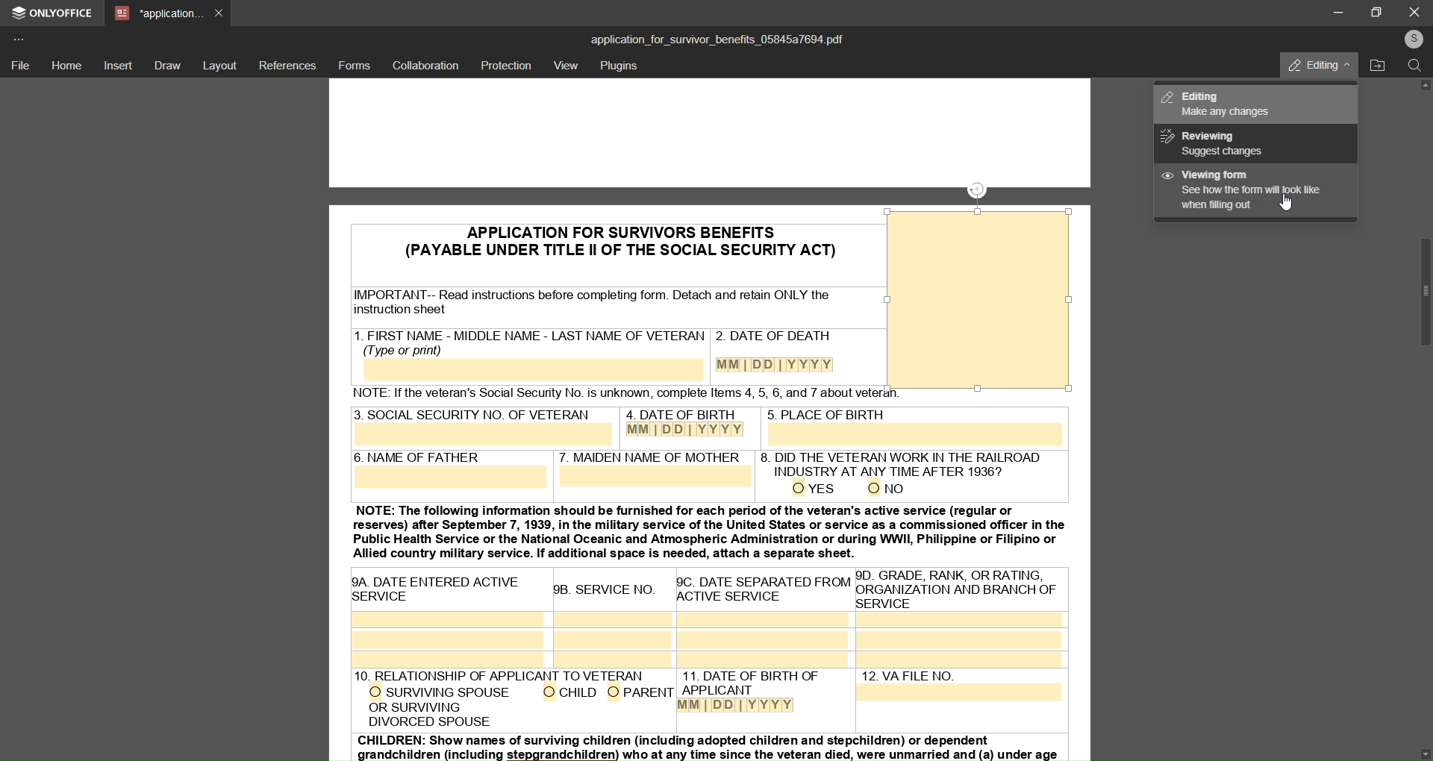 This screenshot has height=761, width=1433. What do you see at coordinates (1310, 64) in the screenshot?
I see `editing` at bounding box center [1310, 64].